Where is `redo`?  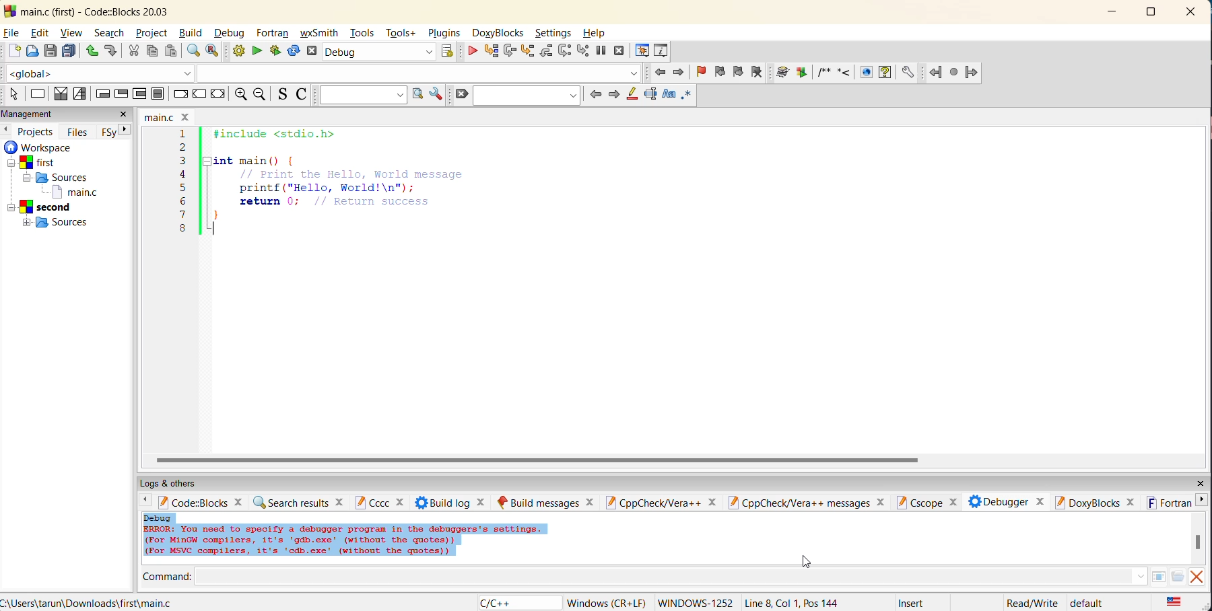
redo is located at coordinates (111, 52).